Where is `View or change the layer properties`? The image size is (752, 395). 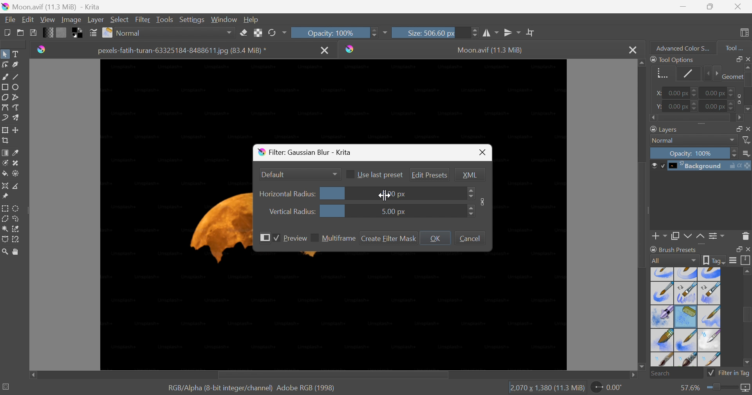 View or change the layer properties is located at coordinates (717, 237).